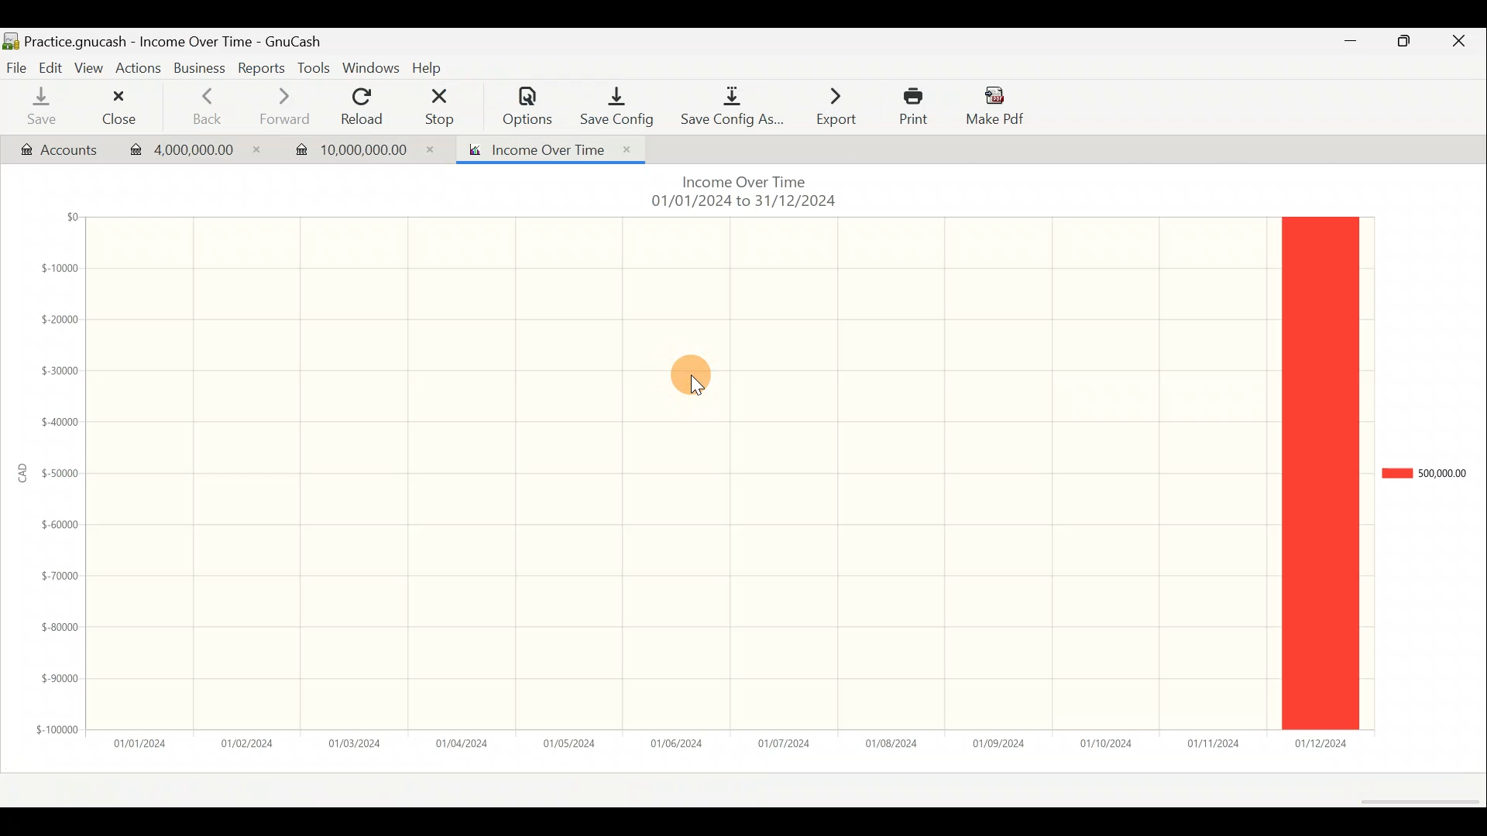  Describe the element at coordinates (60, 678) in the screenshot. I see `$-90000` at that location.